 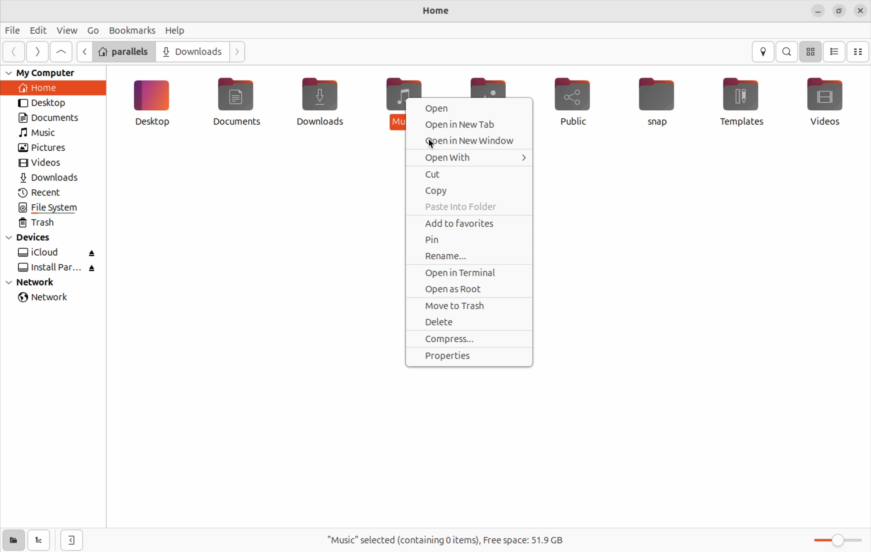 I want to click on videos, so click(x=44, y=164).